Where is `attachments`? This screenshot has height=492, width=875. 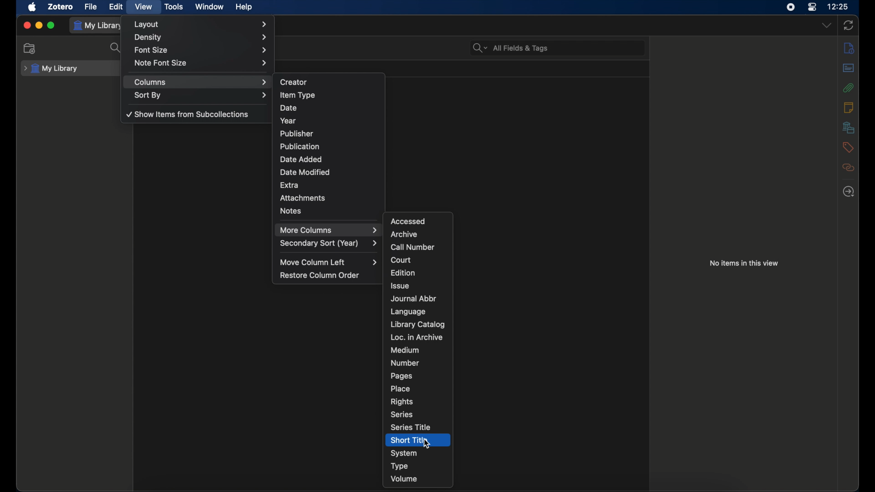 attachments is located at coordinates (849, 87).